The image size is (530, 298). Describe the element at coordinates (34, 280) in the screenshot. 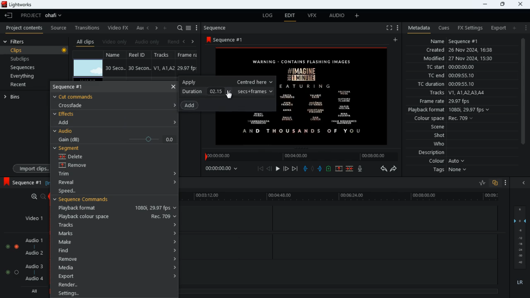

I see `audio 4` at that location.